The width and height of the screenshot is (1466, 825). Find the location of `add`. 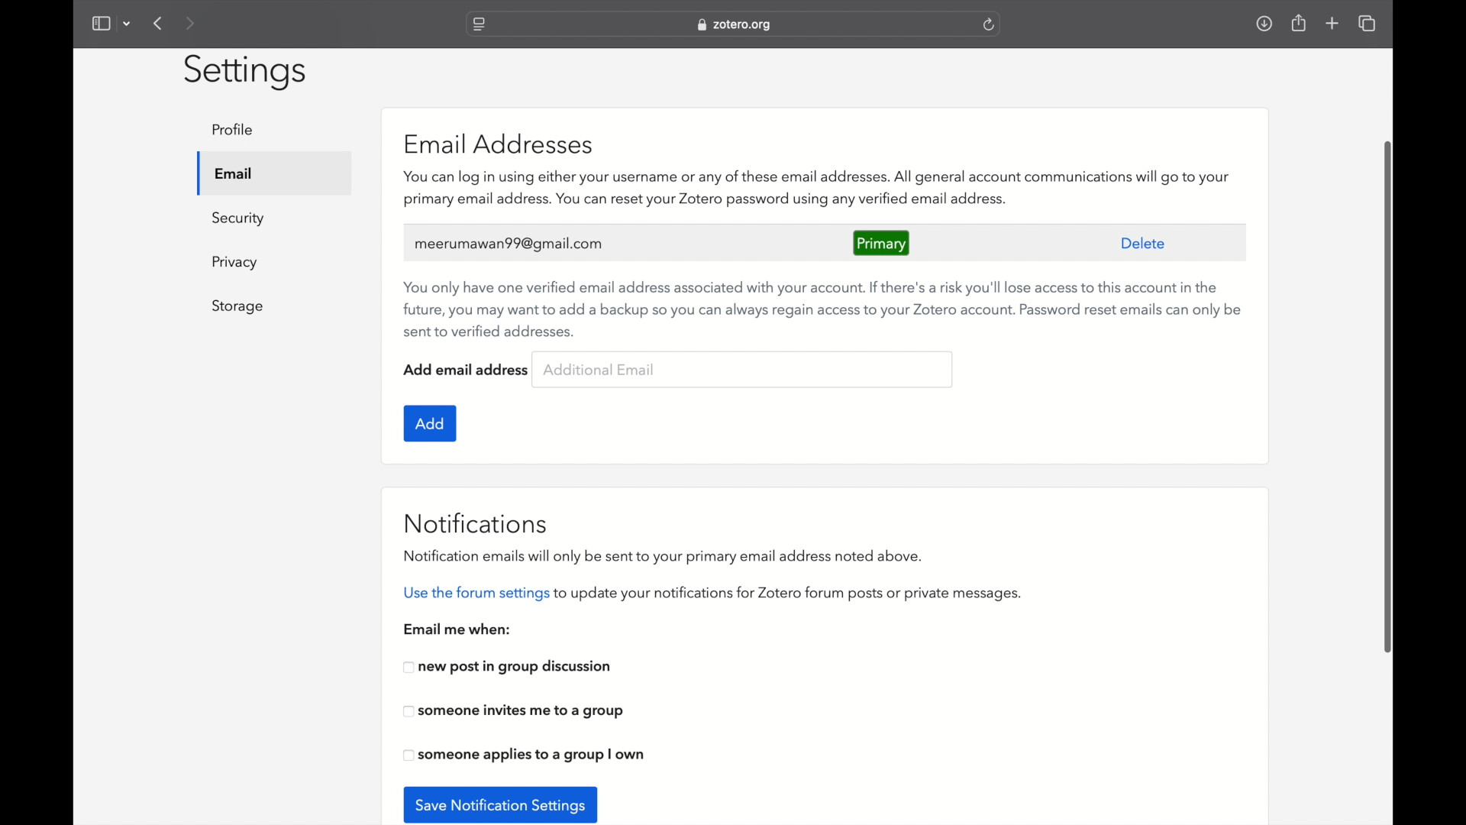

add is located at coordinates (431, 423).